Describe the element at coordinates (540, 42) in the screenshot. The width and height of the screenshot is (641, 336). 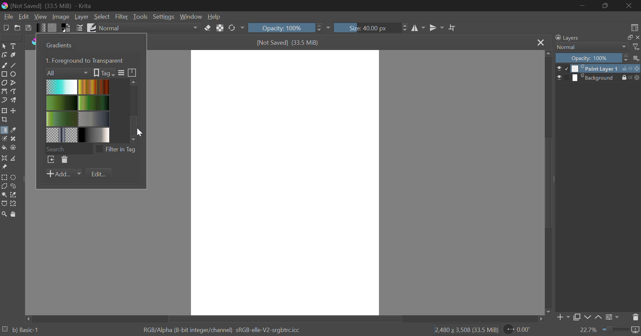
I see `Close` at that location.